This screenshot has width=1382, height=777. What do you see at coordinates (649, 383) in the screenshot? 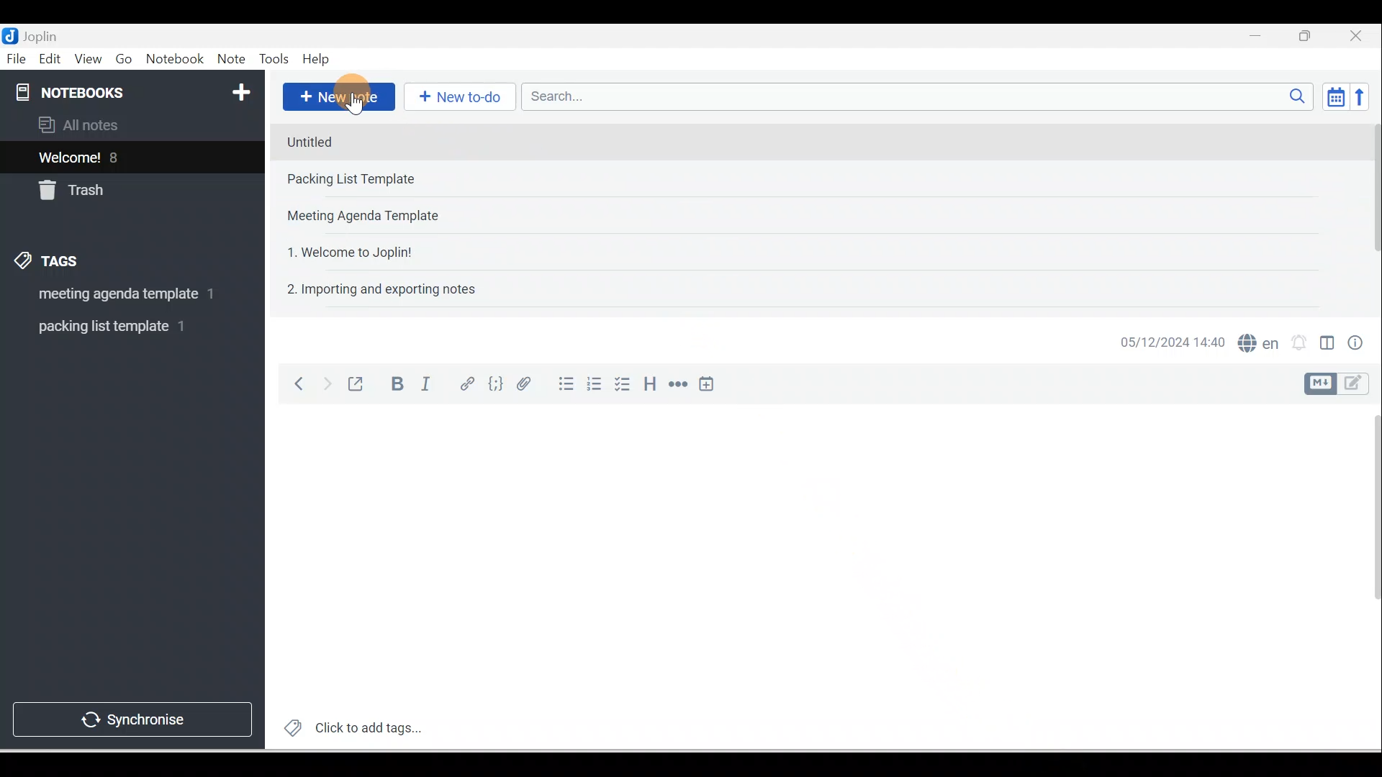
I see `Heading` at bounding box center [649, 383].